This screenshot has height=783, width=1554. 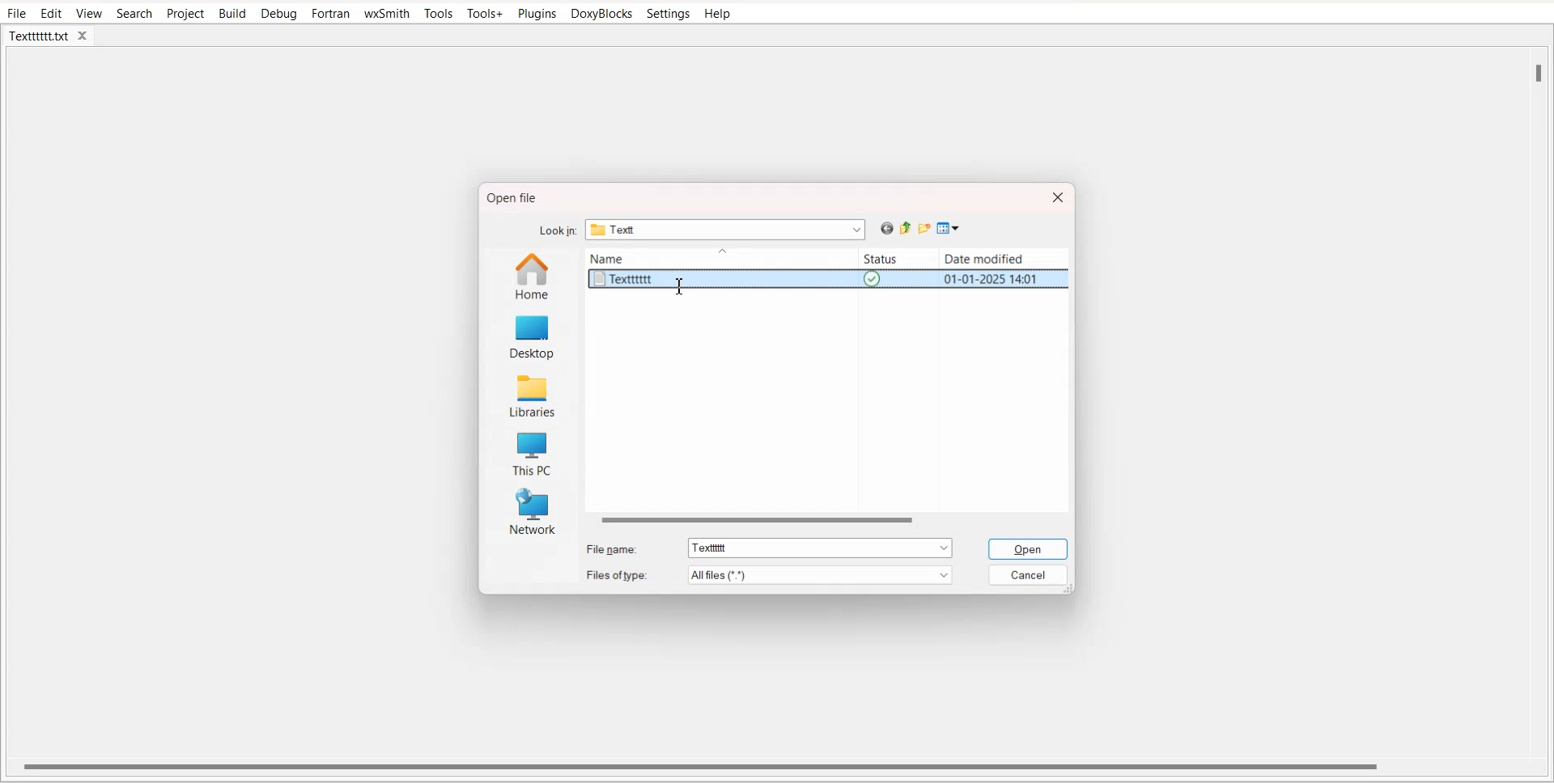 What do you see at coordinates (51, 13) in the screenshot?
I see `Edit` at bounding box center [51, 13].